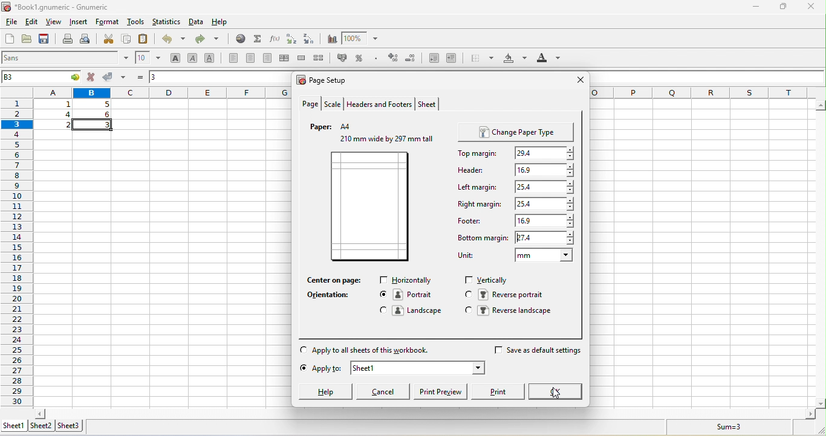 The image size is (826, 436). I want to click on view, so click(54, 22).